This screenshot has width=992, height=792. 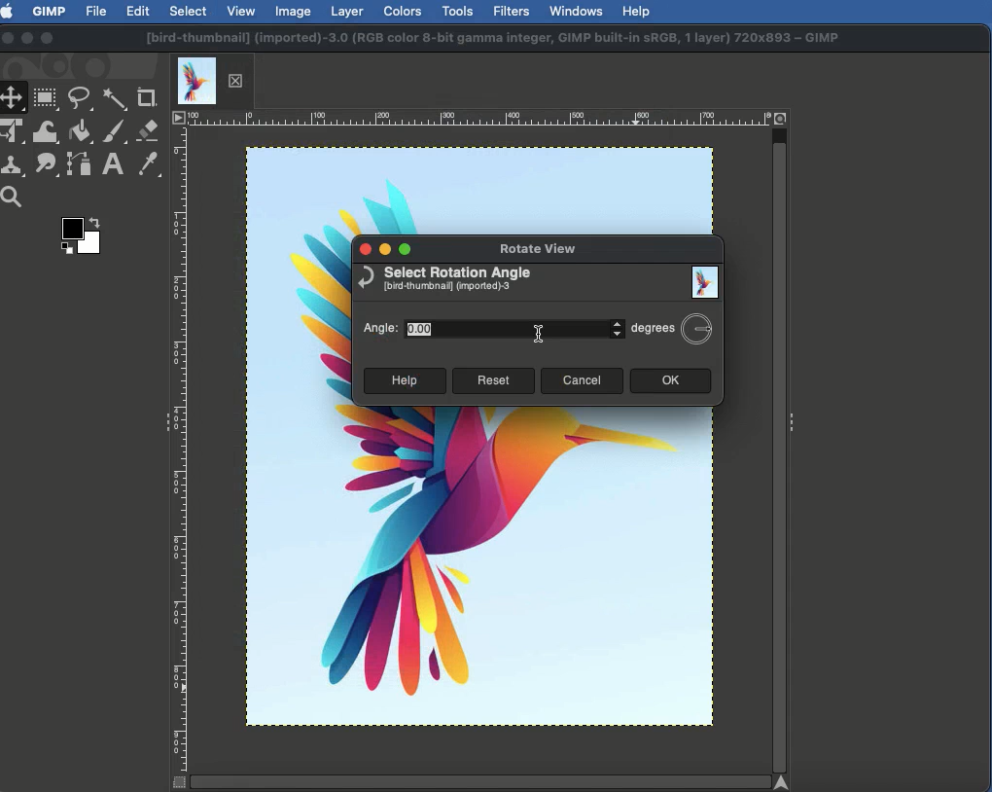 I want to click on Help, so click(x=636, y=10).